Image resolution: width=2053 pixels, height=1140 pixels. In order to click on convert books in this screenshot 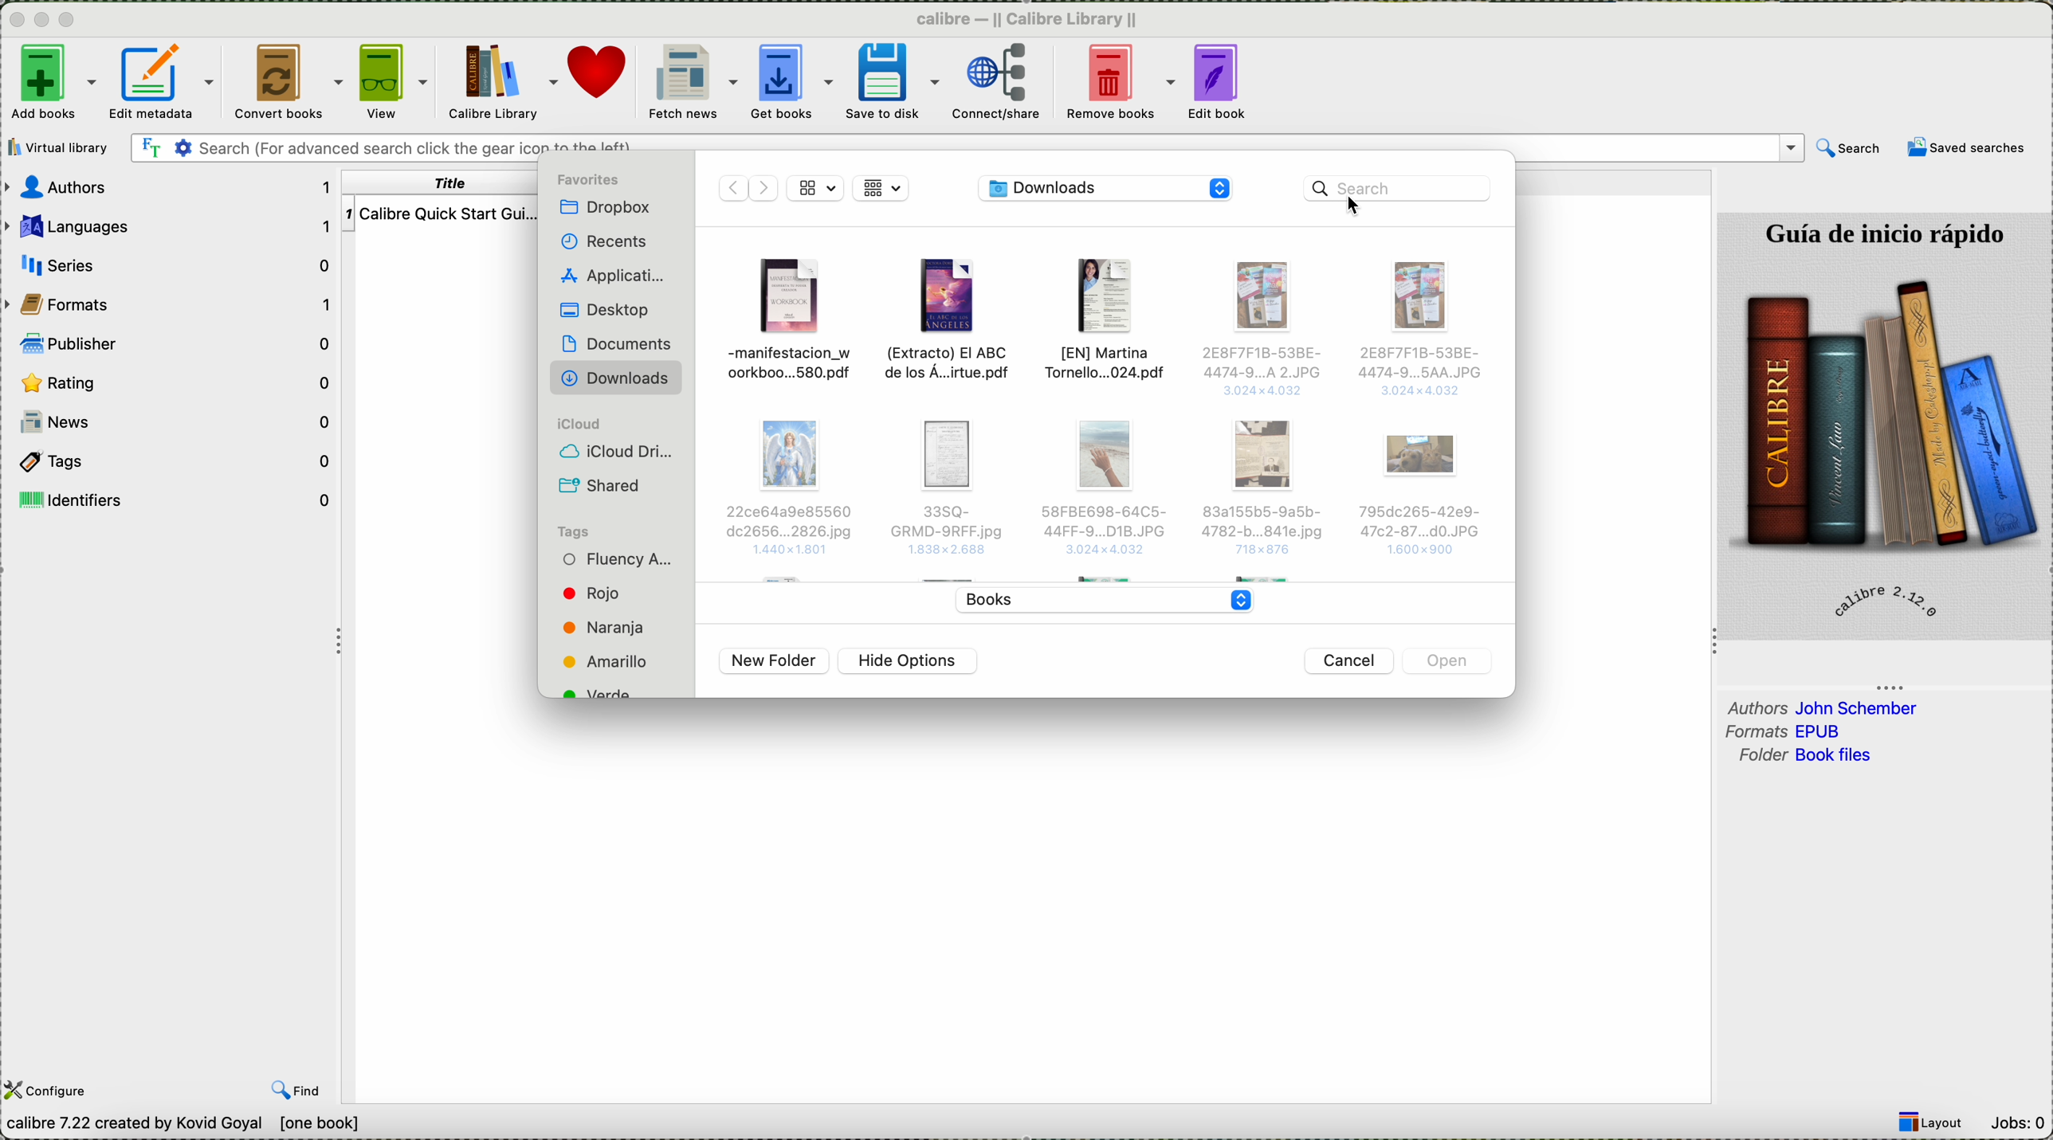, I will do `click(289, 80)`.